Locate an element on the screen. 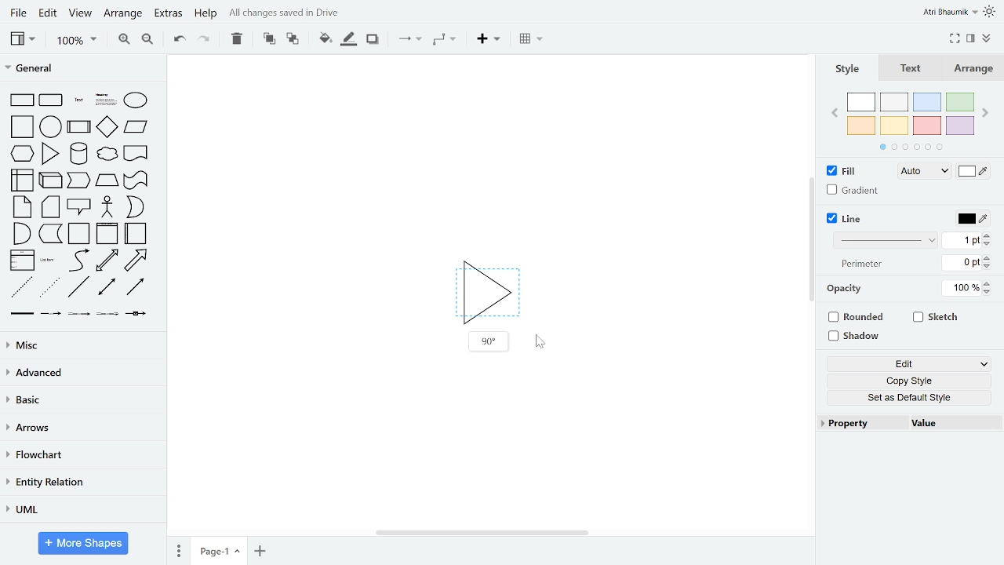 The height and width of the screenshot is (565, 1004). flowchart is located at coordinates (82, 455).